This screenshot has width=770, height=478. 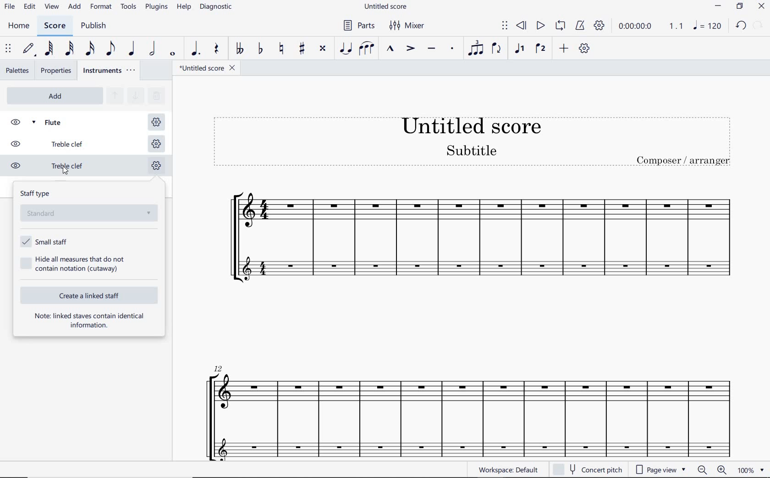 I want to click on TOGGLE FLAT, so click(x=261, y=49).